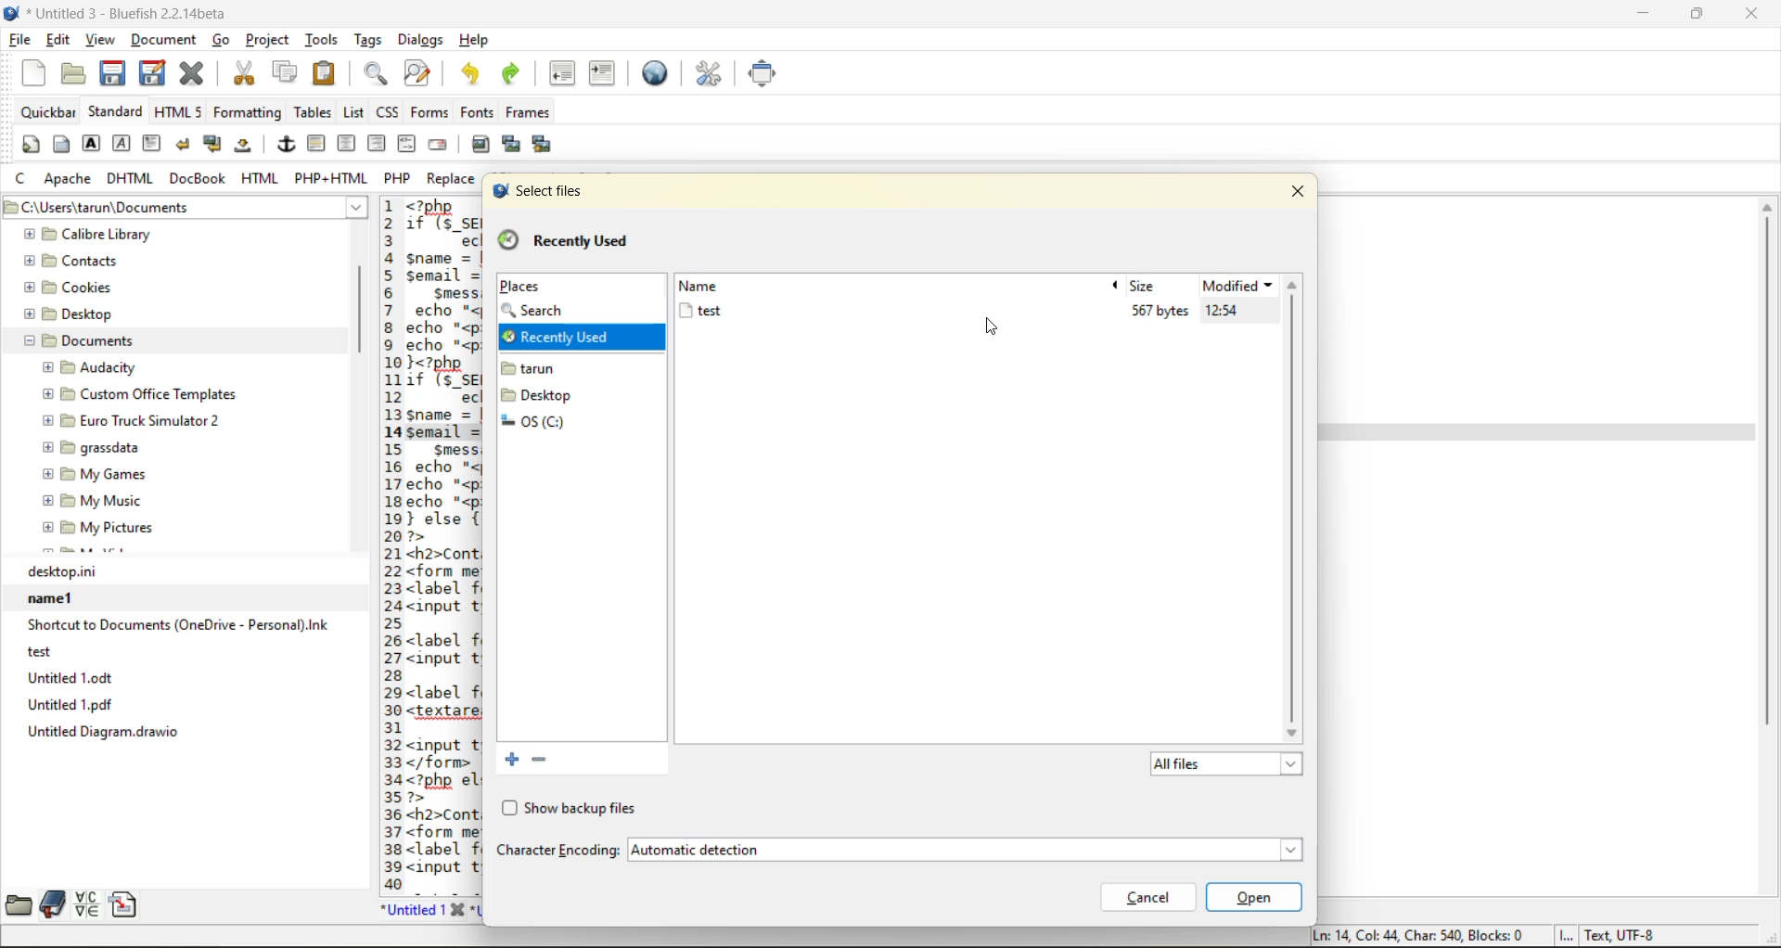 The width and height of the screenshot is (1781, 948). I want to click on dialogs, so click(417, 42).